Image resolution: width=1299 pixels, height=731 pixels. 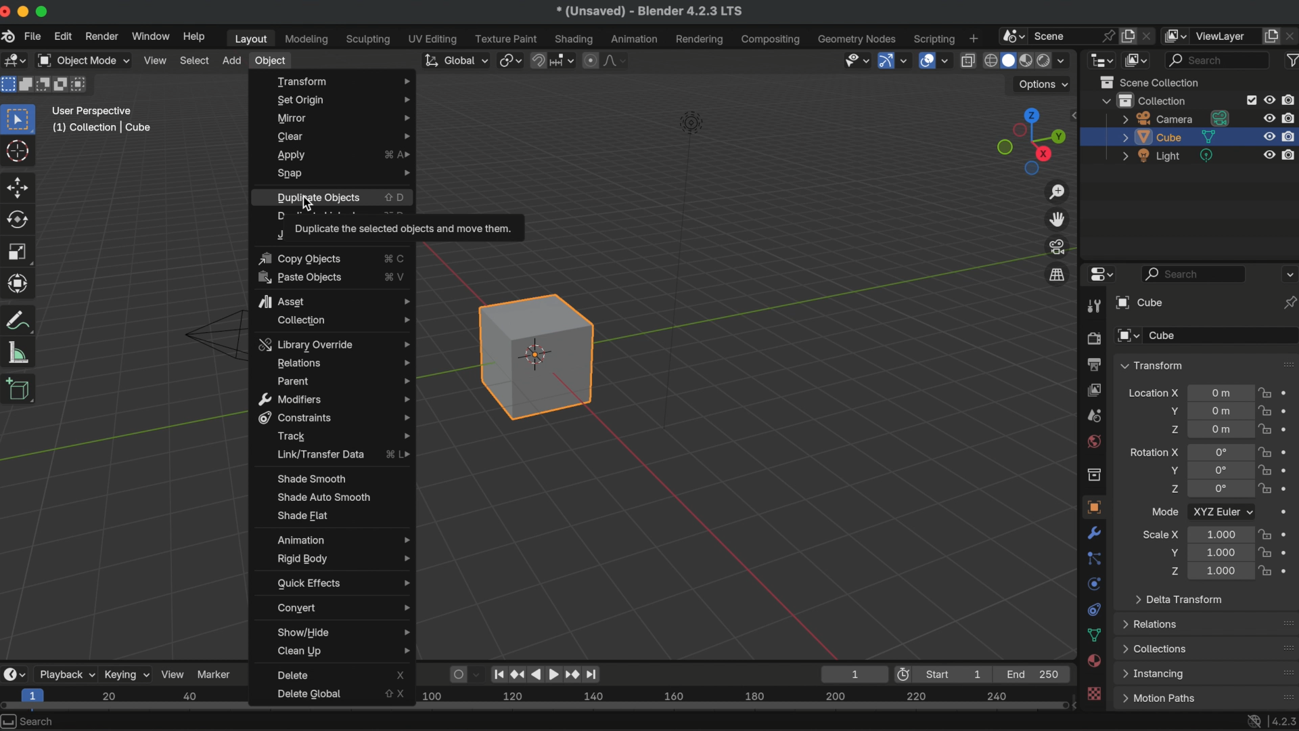 What do you see at coordinates (19, 186) in the screenshot?
I see `move` at bounding box center [19, 186].